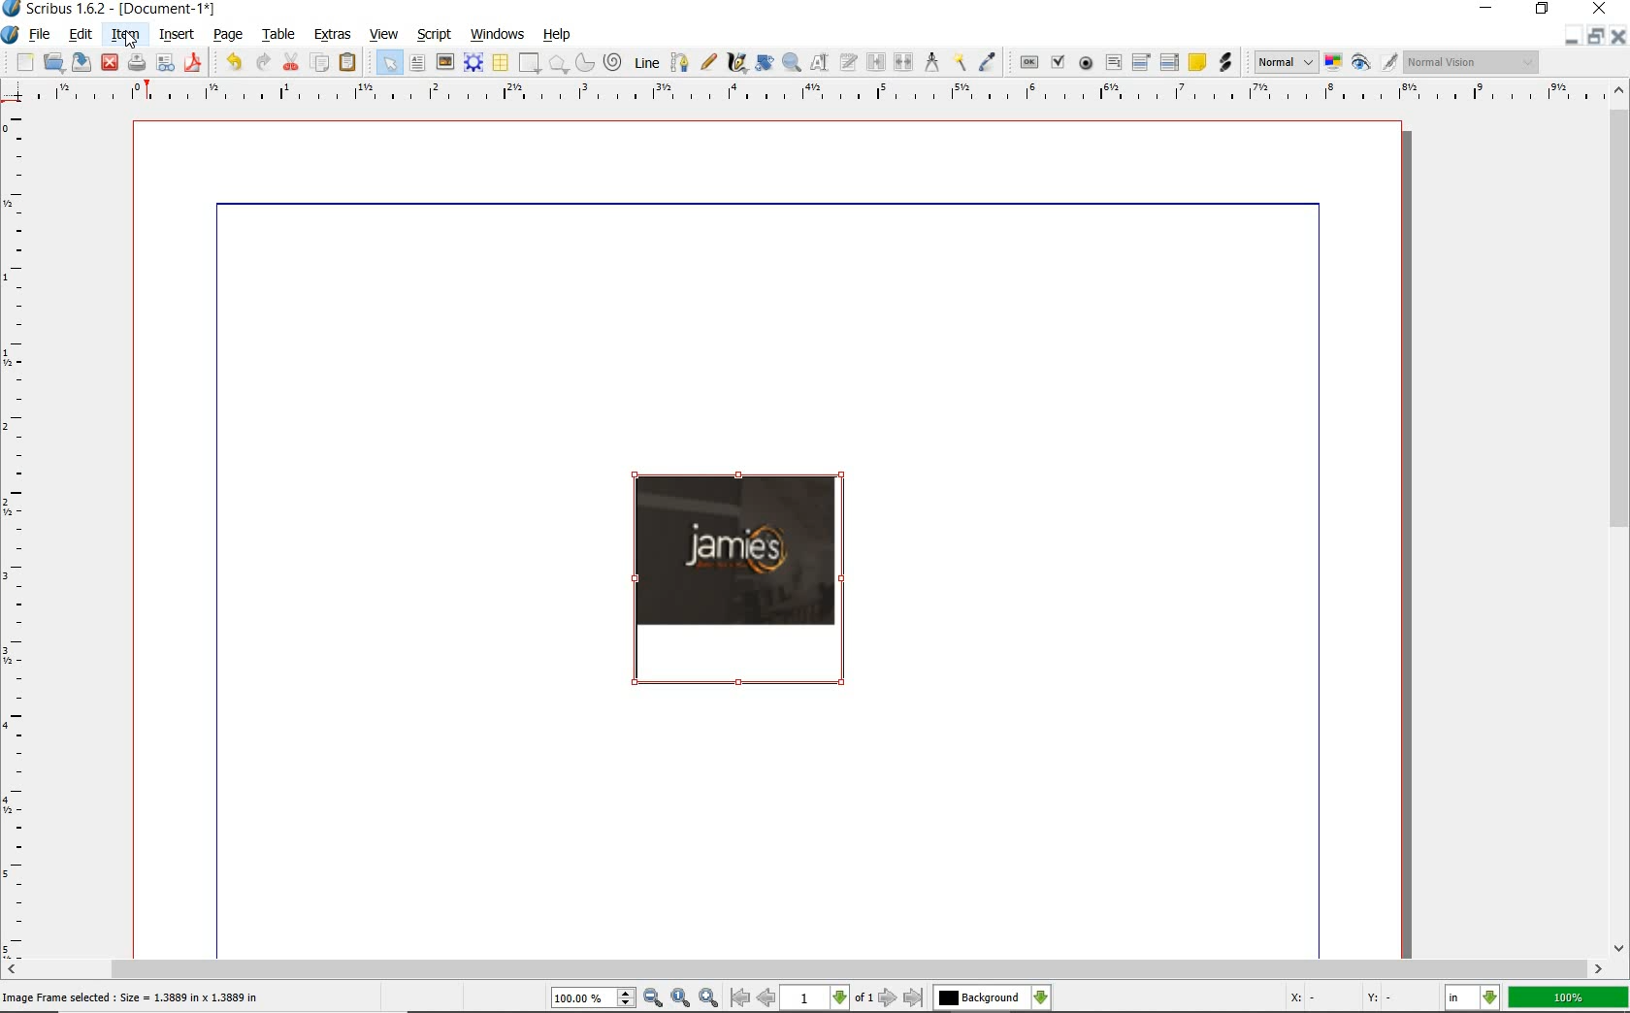 This screenshot has height=1013, width=1630. Describe the element at coordinates (680, 61) in the screenshot. I see `Bezier curve` at that location.